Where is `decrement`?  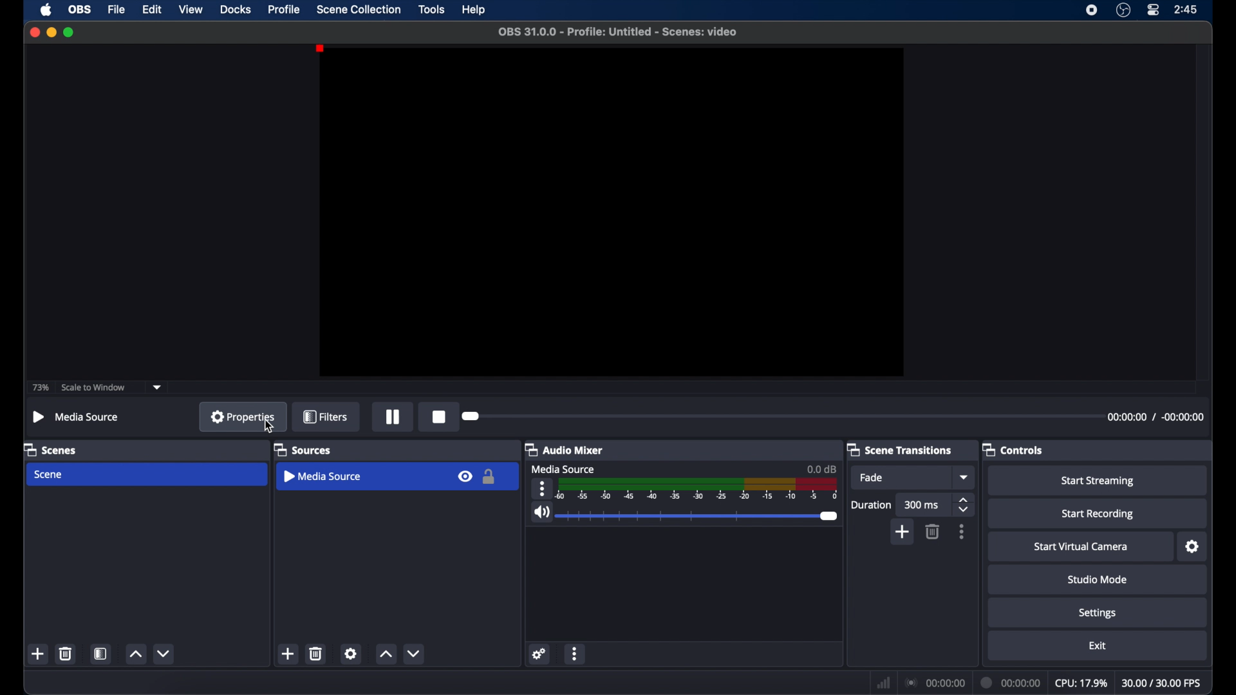
decrement is located at coordinates (417, 654).